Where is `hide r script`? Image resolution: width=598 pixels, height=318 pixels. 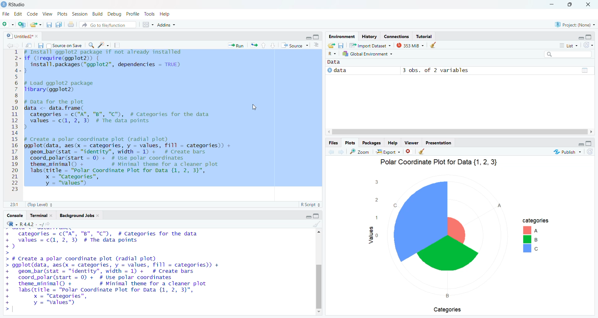
hide r script is located at coordinates (578, 36).